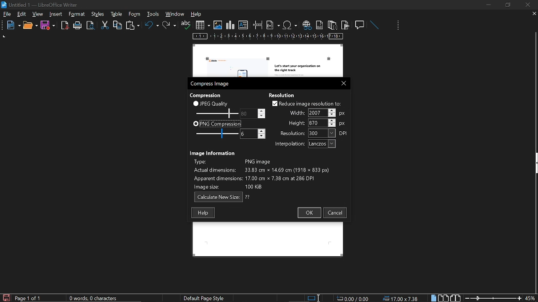 This screenshot has height=302, width=538. Describe the element at coordinates (342, 83) in the screenshot. I see `close` at that location.